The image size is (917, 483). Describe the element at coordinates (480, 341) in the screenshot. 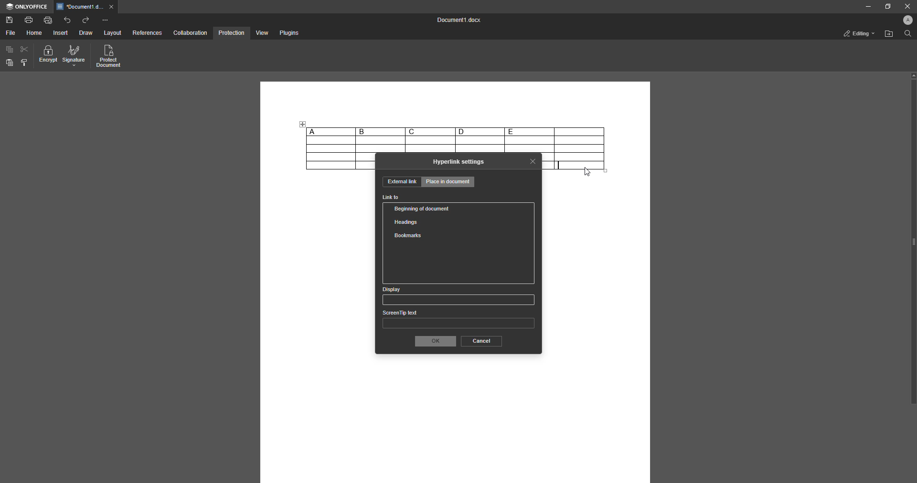

I see `Cancel` at that location.